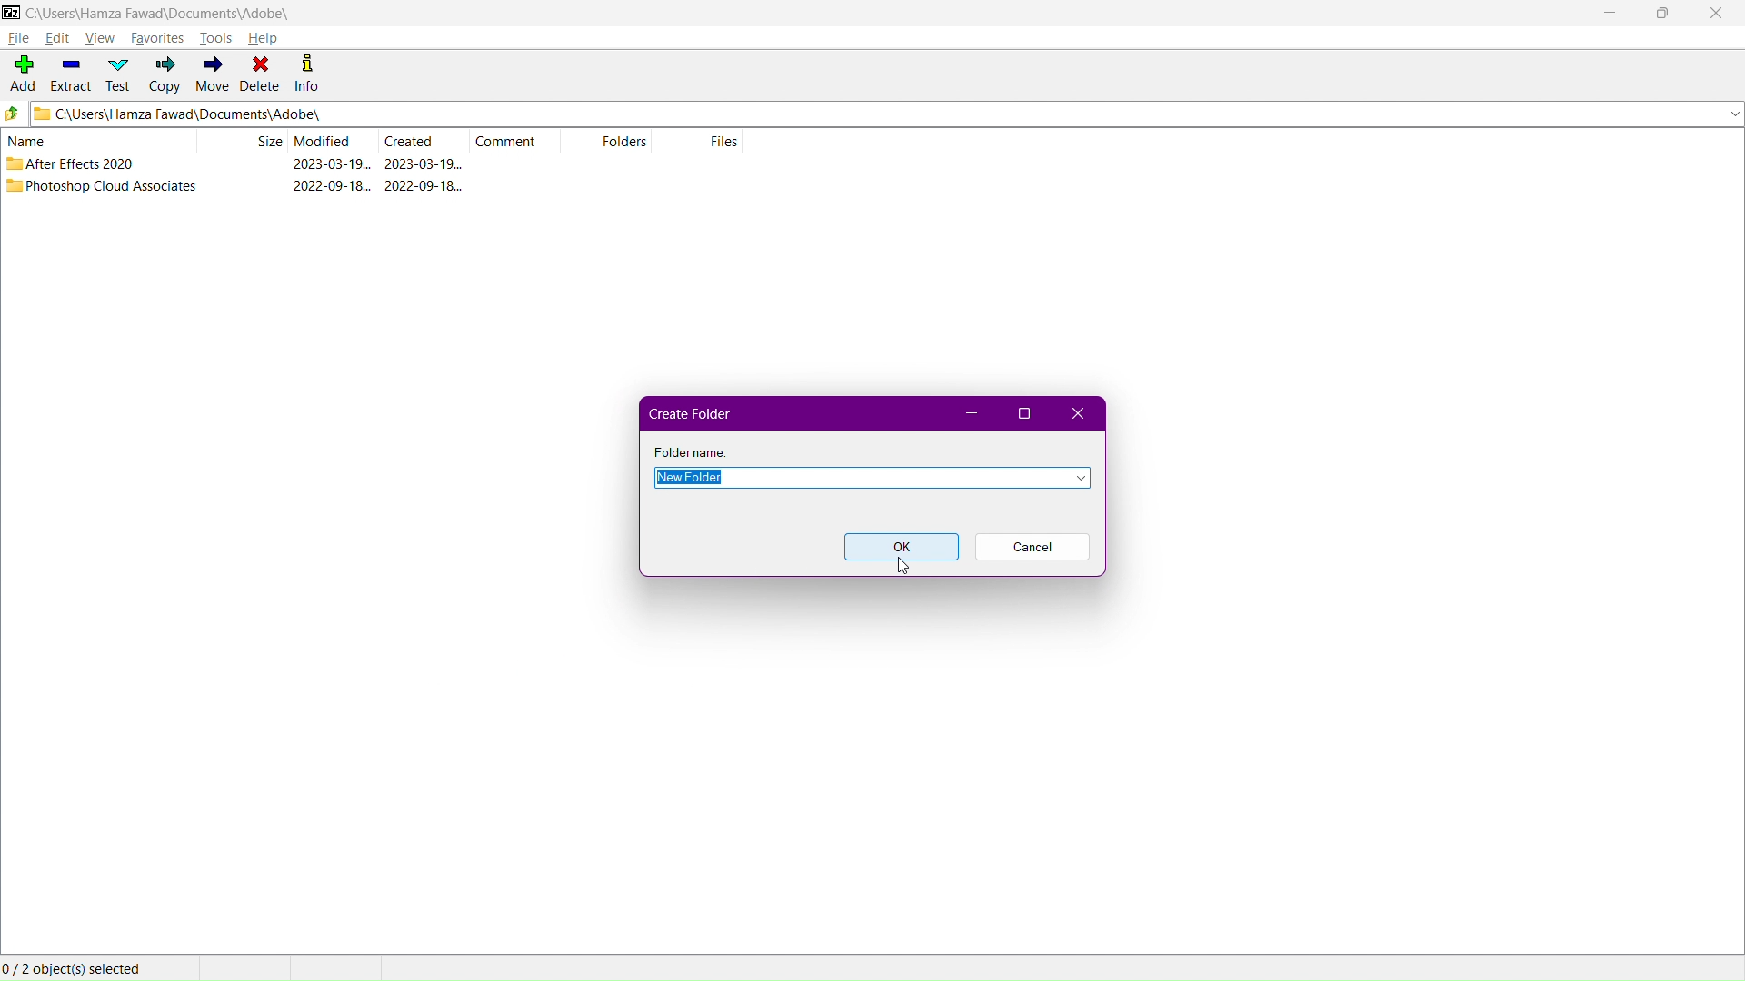 This screenshot has height=981, width=1745. I want to click on Add, so click(20, 71).